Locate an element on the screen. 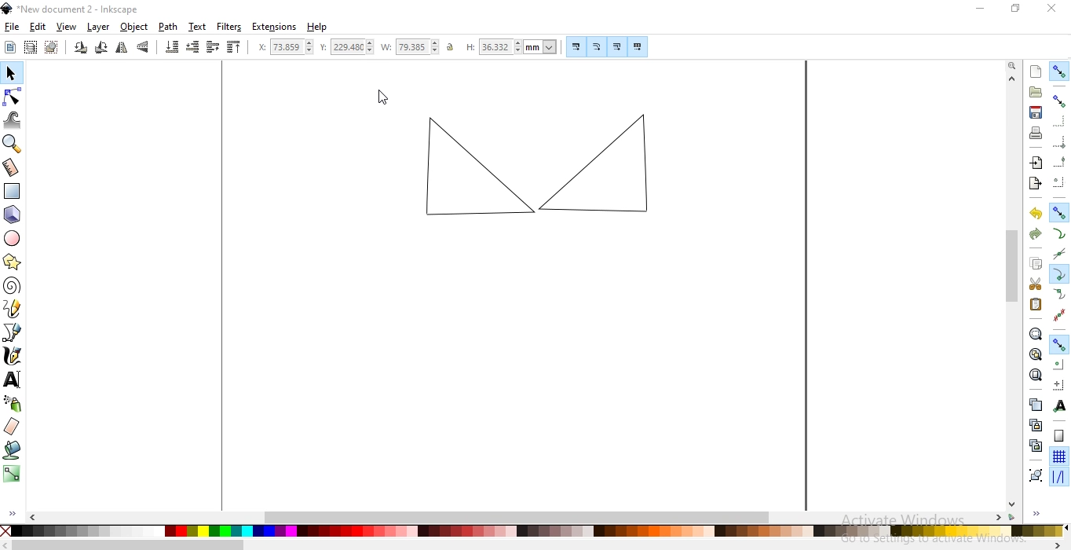  scrollbar is located at coordinates (515, 519).